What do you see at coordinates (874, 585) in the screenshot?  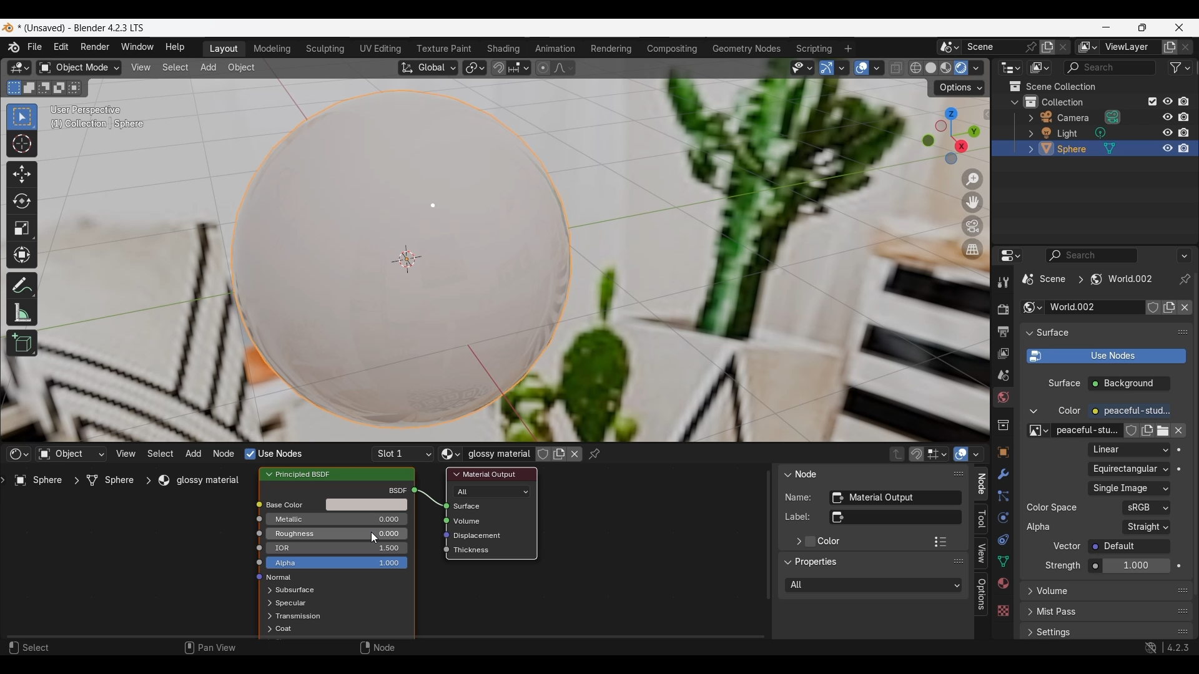 I see `Rendered and viewport shading types to use the shades for` at bounding box center [874, 585].